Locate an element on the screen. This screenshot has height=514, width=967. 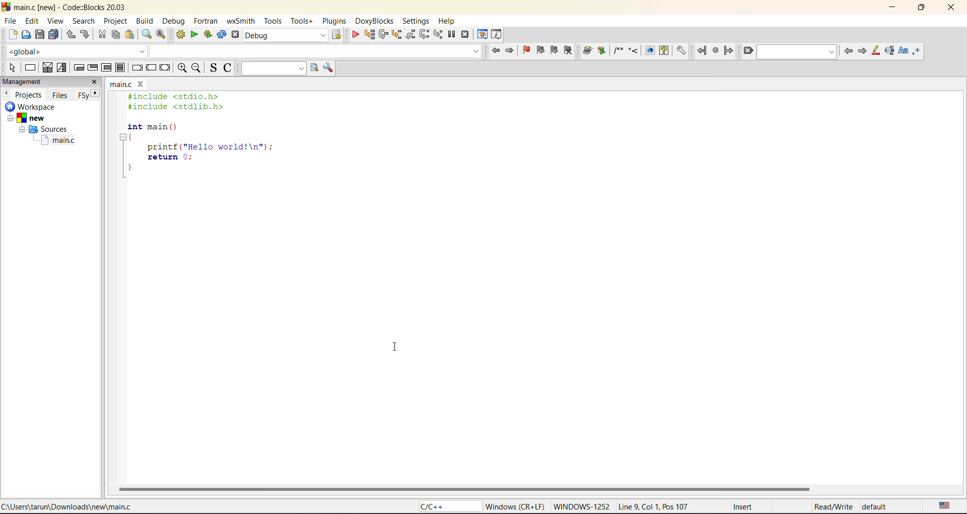
search is located at coordinates (797, 52).